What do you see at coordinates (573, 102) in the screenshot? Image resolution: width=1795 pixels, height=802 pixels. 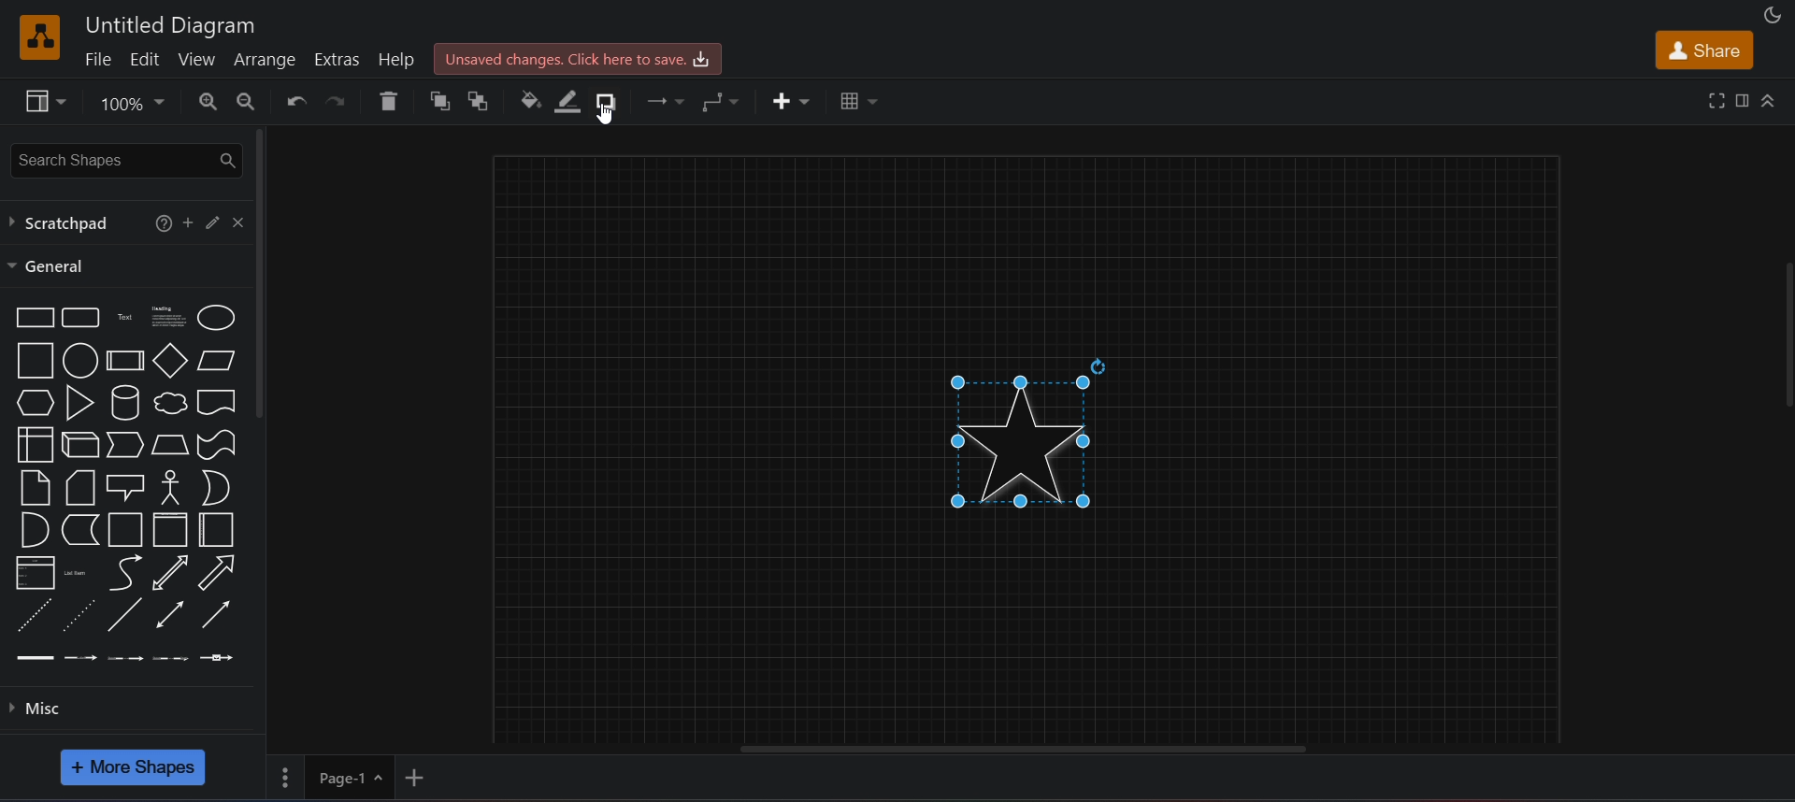 I see `line coloe` at bounding box center [573, 102].